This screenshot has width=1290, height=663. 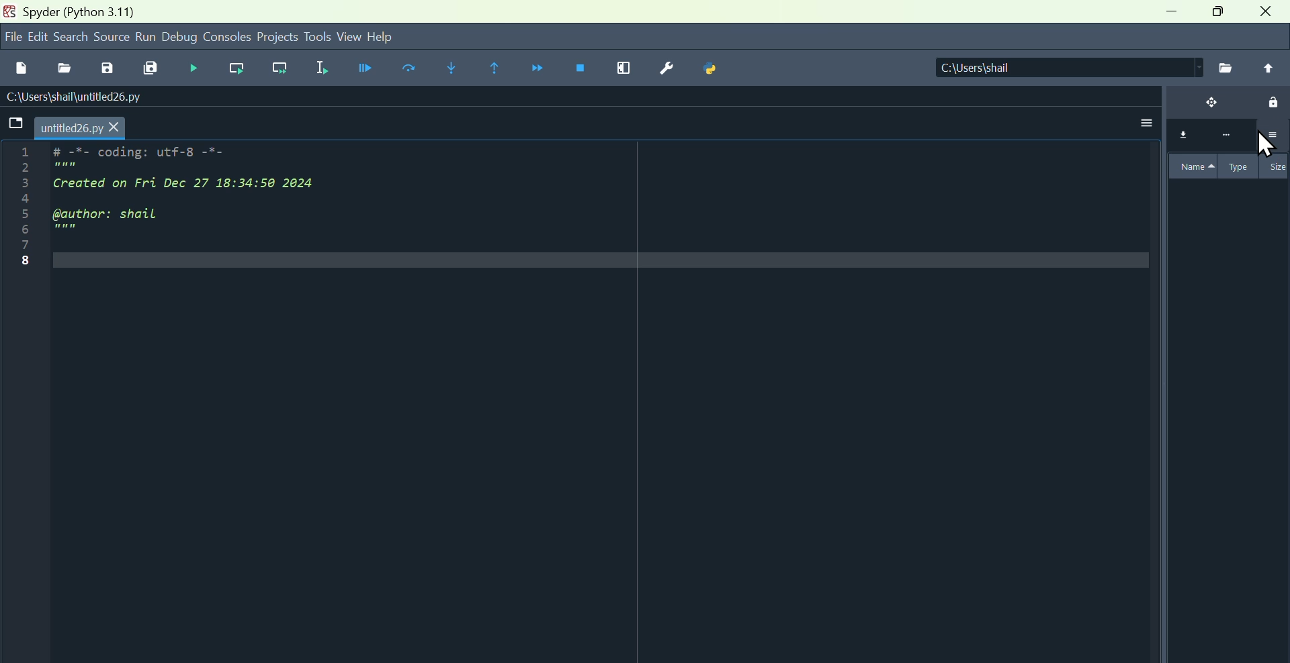 I want to click on Preferences, so click(x=665, y=68).